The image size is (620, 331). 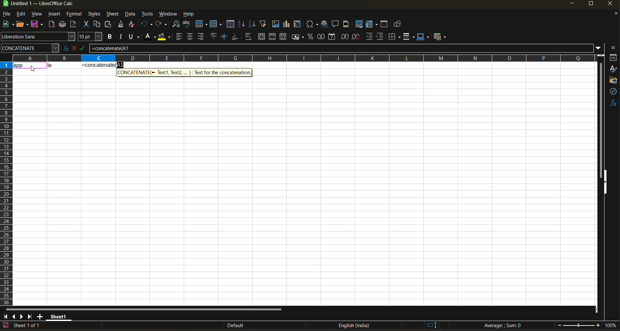 I want to click on hide, so click(x=605, y=182).